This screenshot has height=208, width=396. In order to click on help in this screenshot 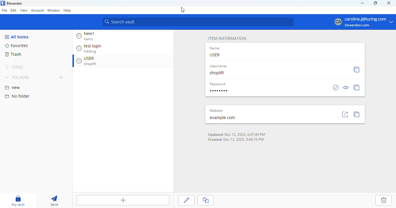, I will do `click(68, 10)`.